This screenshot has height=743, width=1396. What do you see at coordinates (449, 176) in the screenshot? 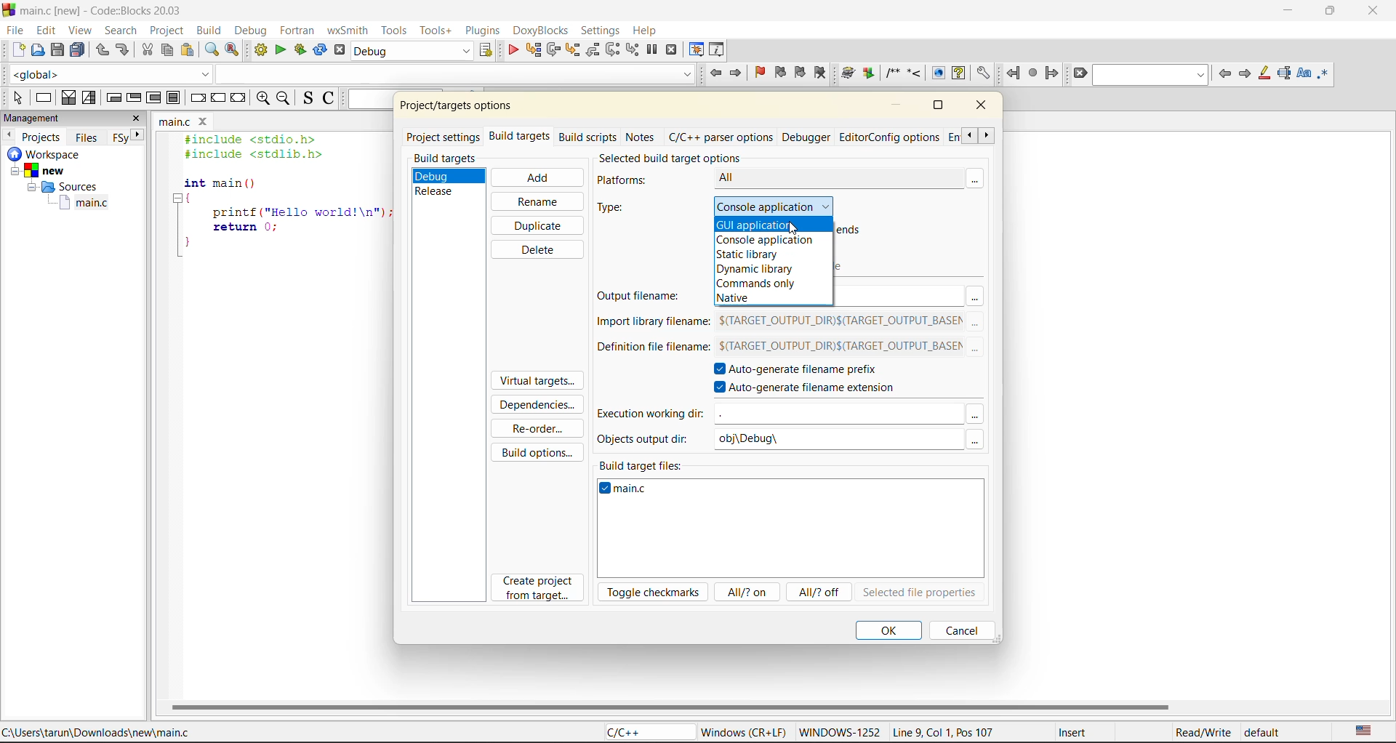
I see `debug` at bounding box center [449, 176].